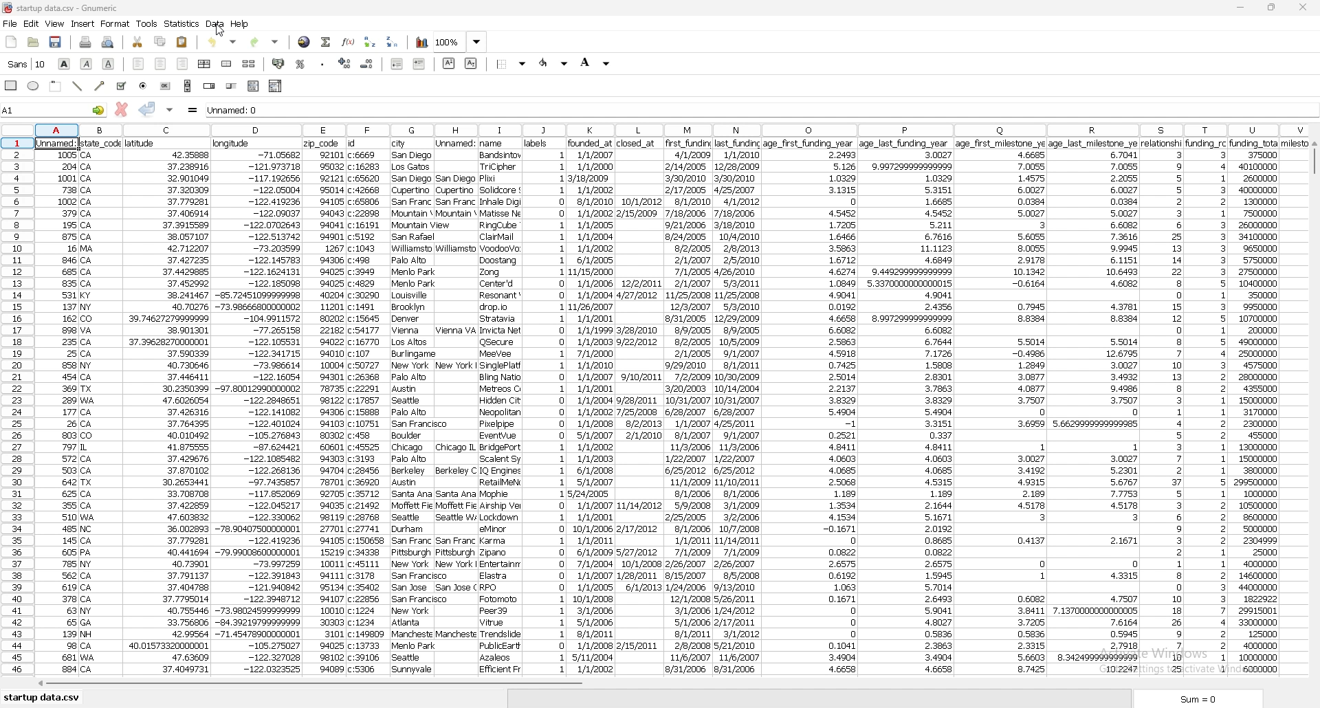  What do you see at coordinates (322, 62) in the screenshot?
I see `thousands separator` at bounding box center [322, 62].